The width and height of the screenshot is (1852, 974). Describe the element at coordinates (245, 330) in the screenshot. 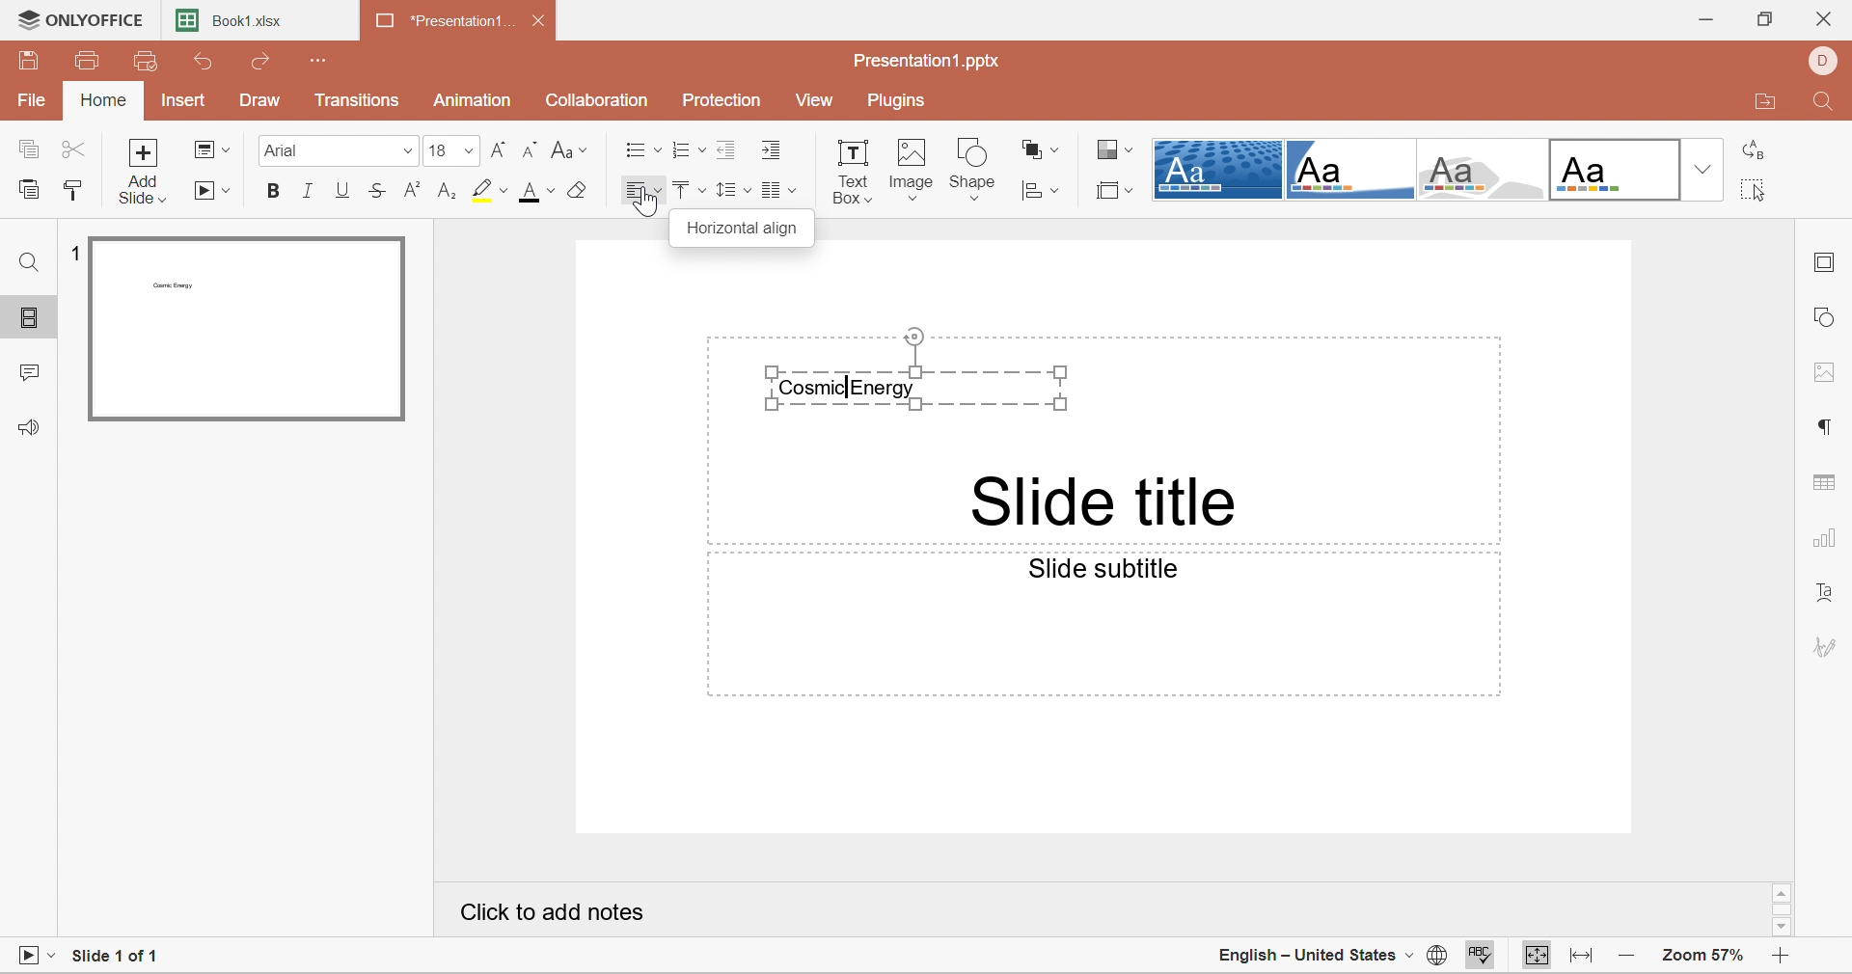

I see `Slide 1` at that location.